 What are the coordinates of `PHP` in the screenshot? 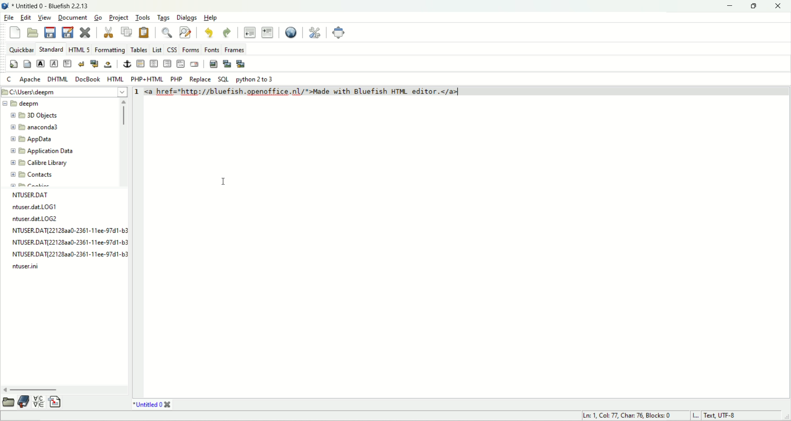 It's located at (177, 78).